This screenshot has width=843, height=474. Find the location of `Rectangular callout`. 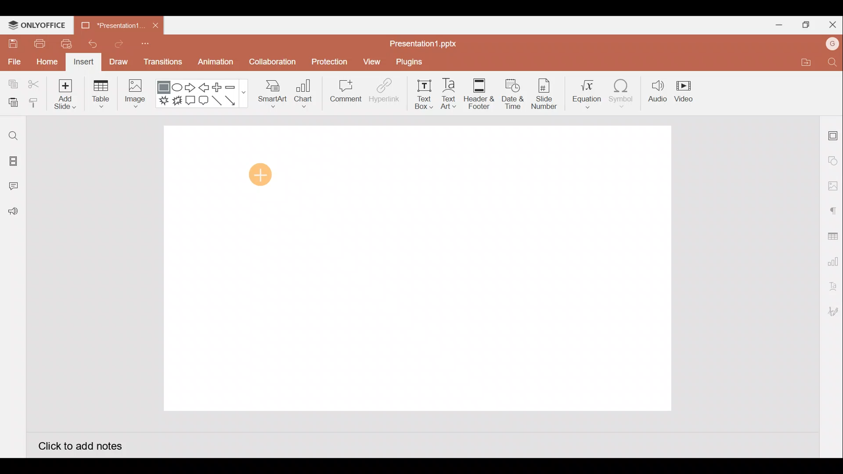

Rectangular callout is located at coordinates (191, 101).